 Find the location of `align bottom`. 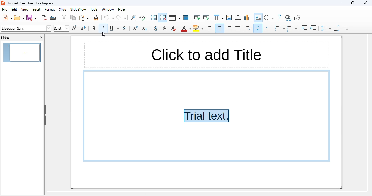

align bottom is located at coordinates (268, 28).